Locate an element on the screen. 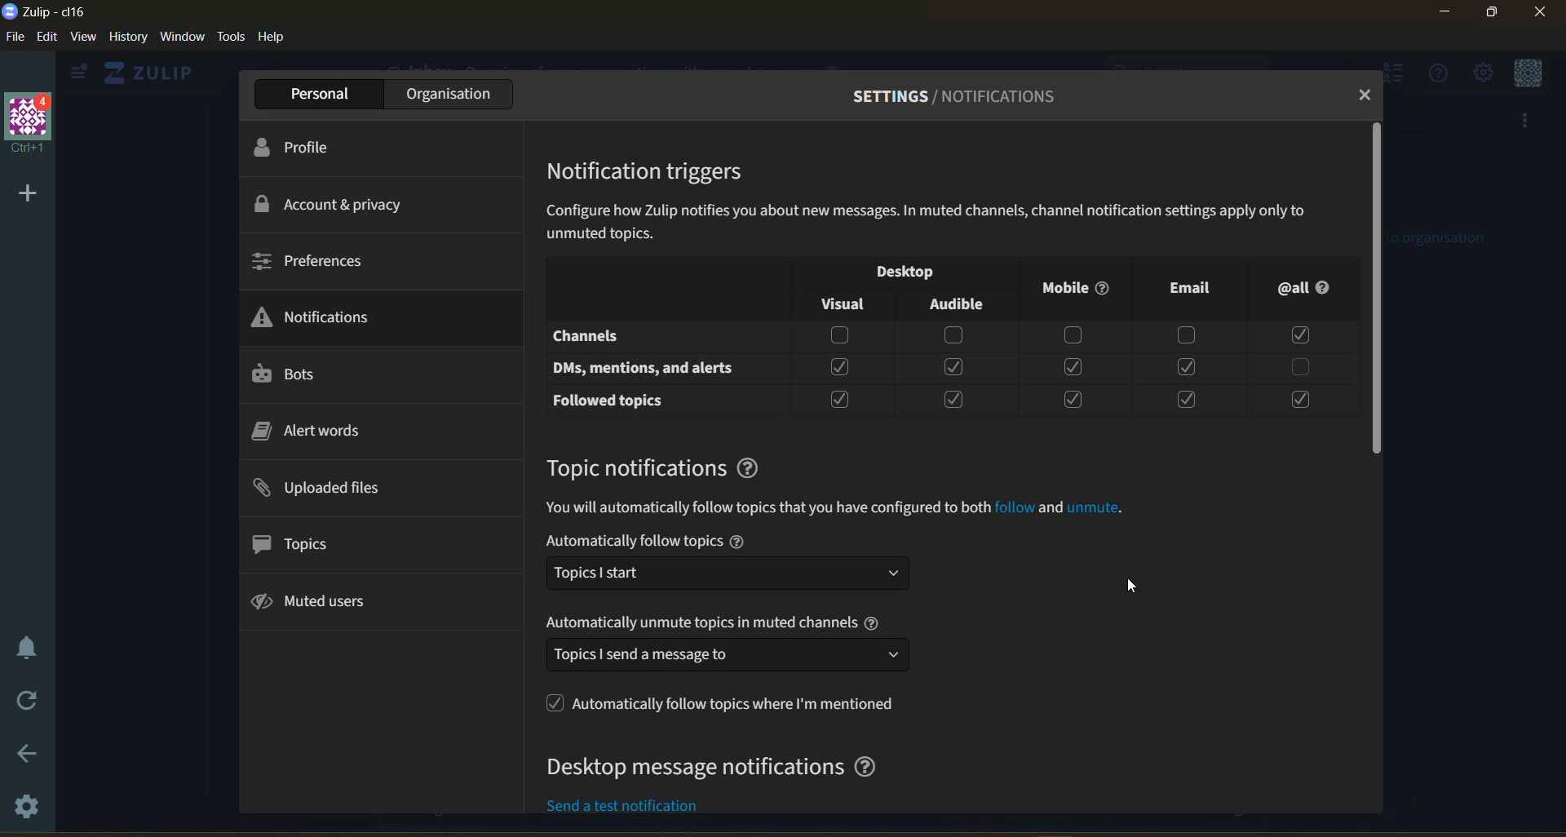  Visual is located at coordinates (841, 303).